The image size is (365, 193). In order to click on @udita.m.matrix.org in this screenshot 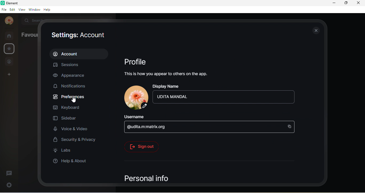, I will do `click(211, 128)`.